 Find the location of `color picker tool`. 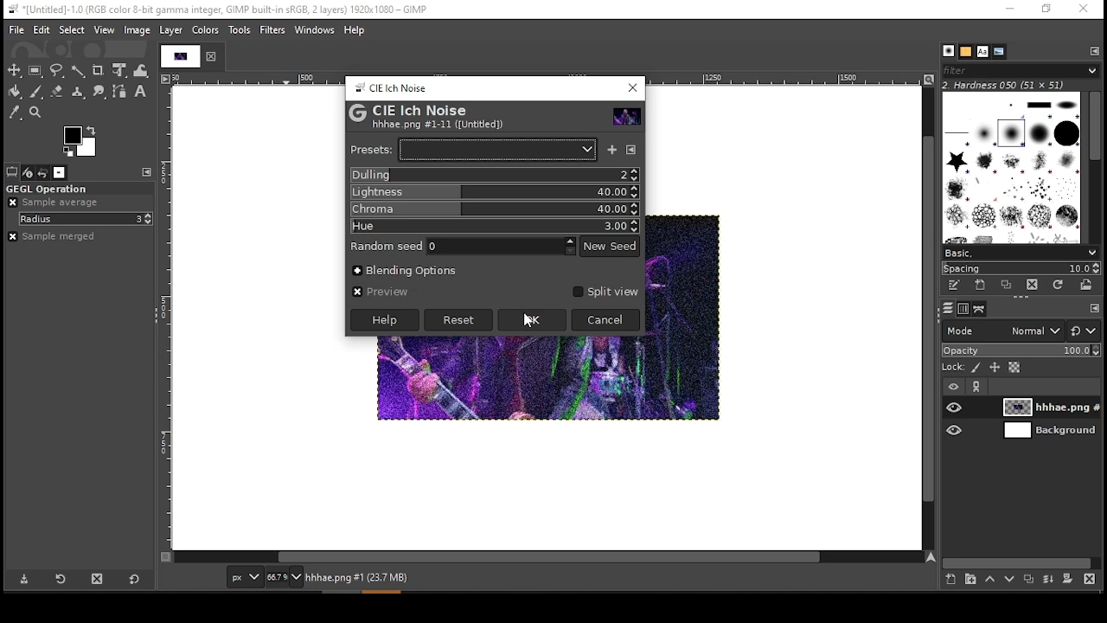

color picker tool is located at coordinates (16, 112).